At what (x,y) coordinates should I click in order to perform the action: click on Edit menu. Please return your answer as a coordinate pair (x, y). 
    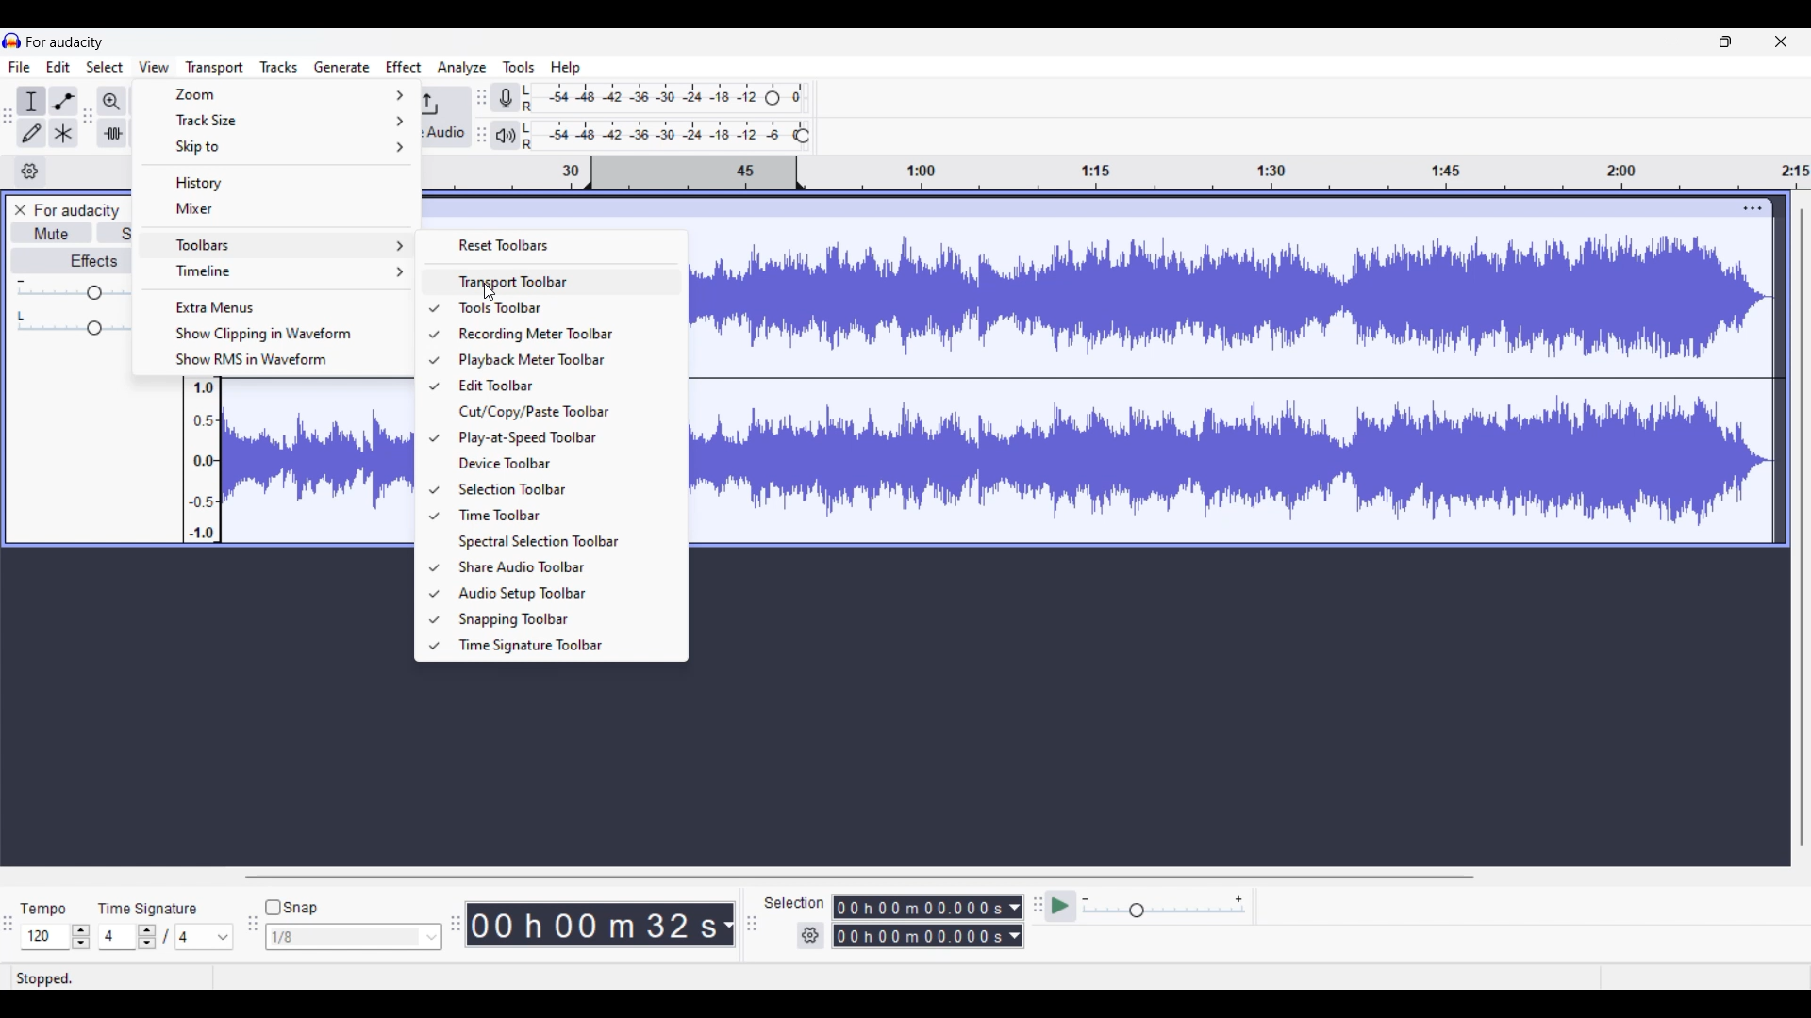
    Looking at the image, I should click on (58, 67).